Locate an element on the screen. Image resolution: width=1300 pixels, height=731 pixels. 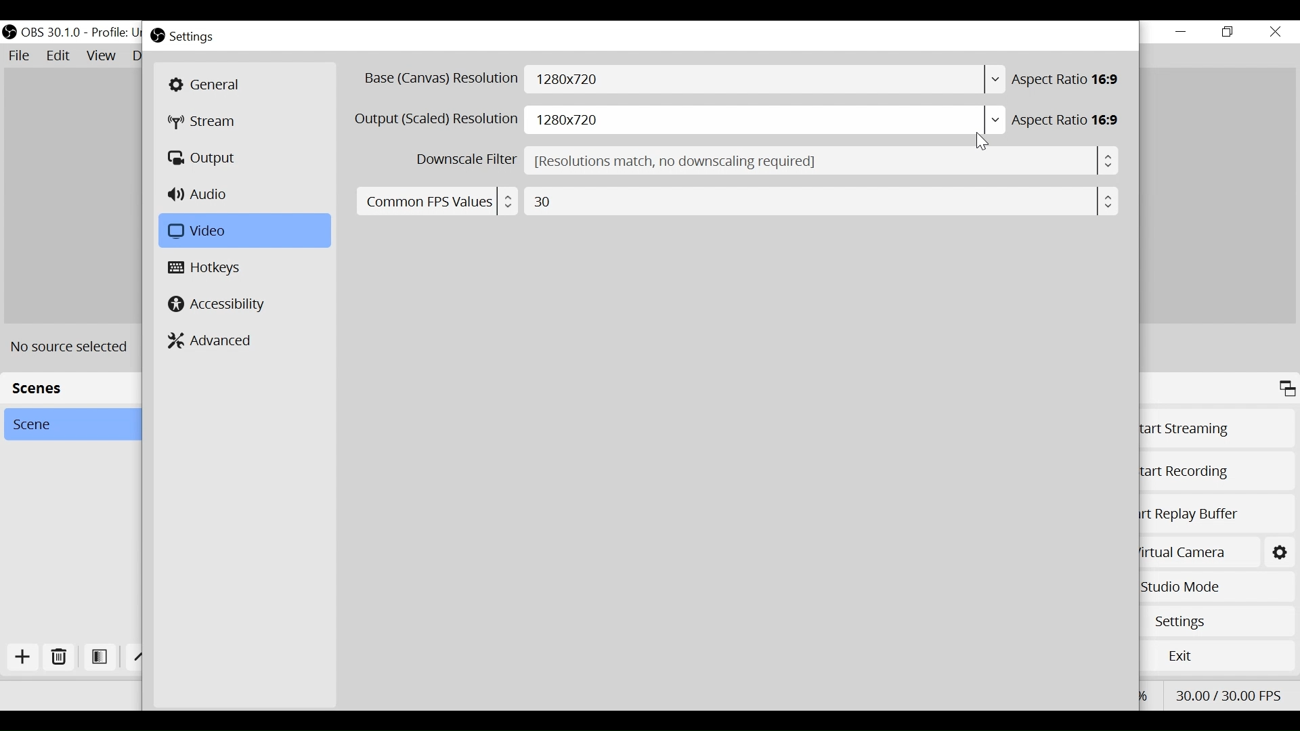
Hotkeys is located at coordinates (208, 269).